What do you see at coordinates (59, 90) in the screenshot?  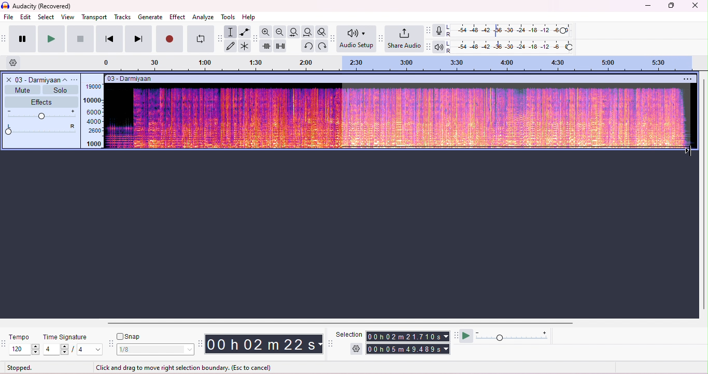 I see `solo` at bounding box center [59, 90].